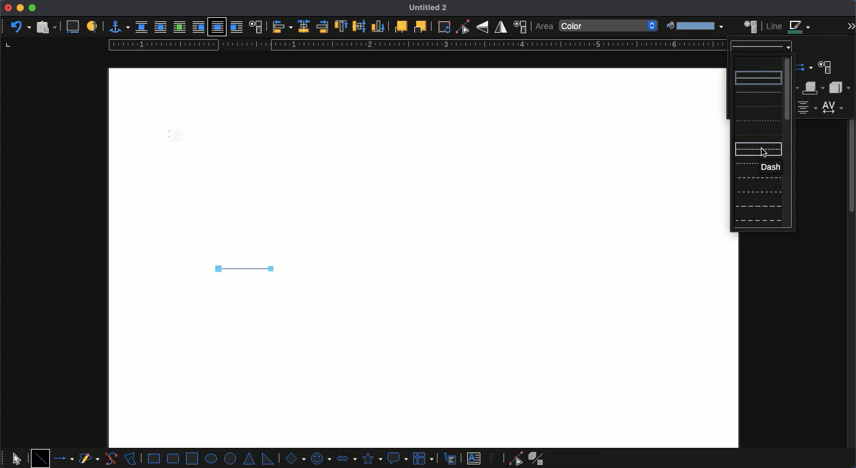 This screenshot has height=468, width=856. Describe the element at coordinates (758, 193) in the screenshot. I see `Long dash (rounded)` at that location.